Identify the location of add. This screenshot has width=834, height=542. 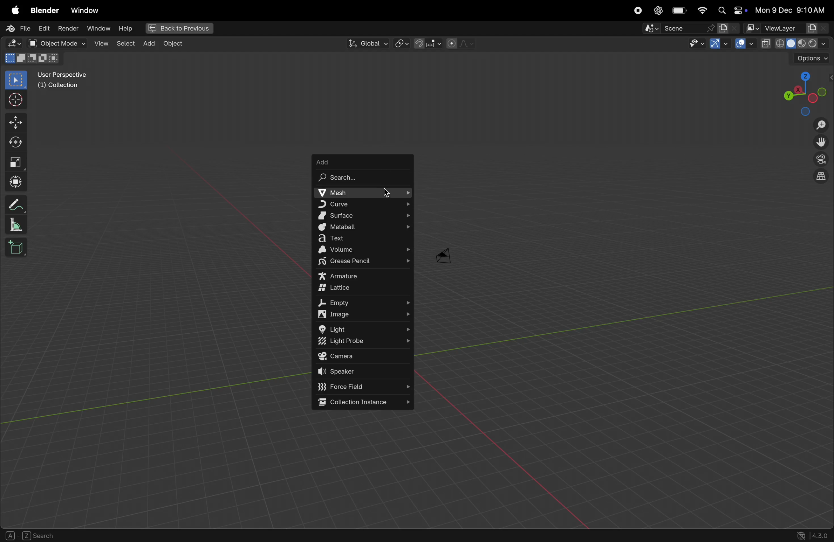
(363, 160).